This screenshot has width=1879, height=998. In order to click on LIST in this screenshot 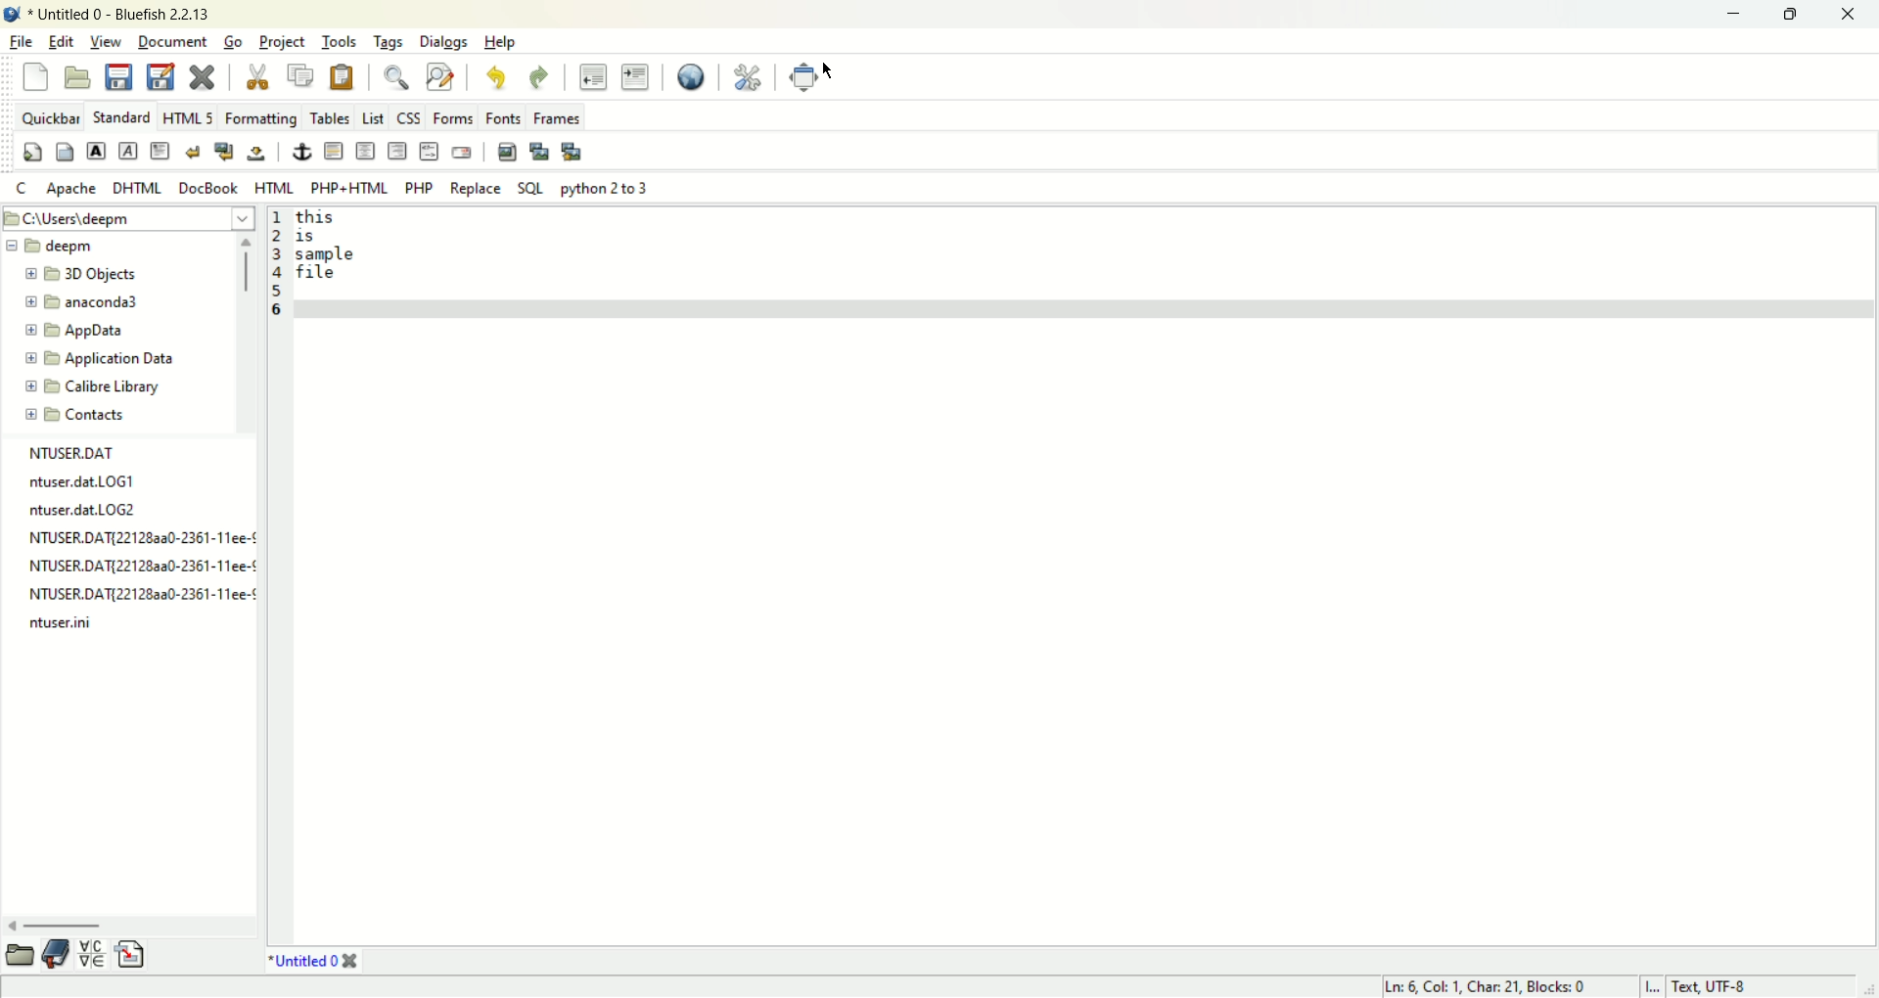, I will do `click(375, 118)`.